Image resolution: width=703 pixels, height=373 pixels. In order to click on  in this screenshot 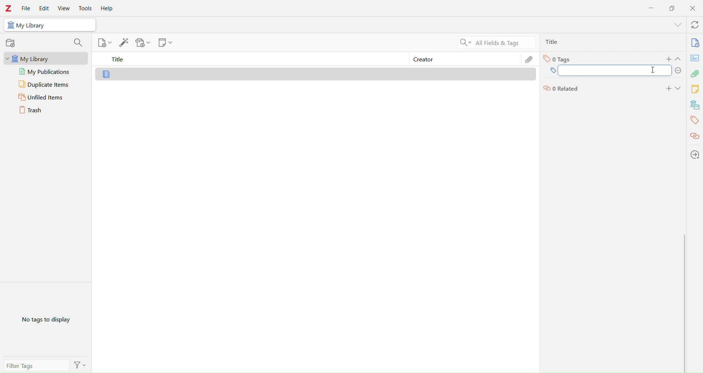, I will do `click(654, 8)`.